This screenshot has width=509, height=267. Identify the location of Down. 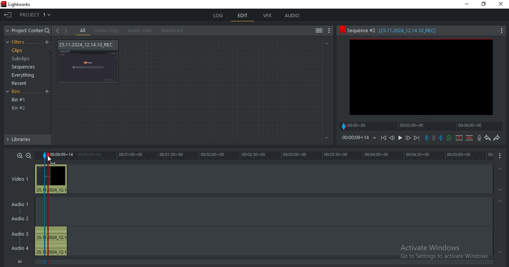
(500, 190).